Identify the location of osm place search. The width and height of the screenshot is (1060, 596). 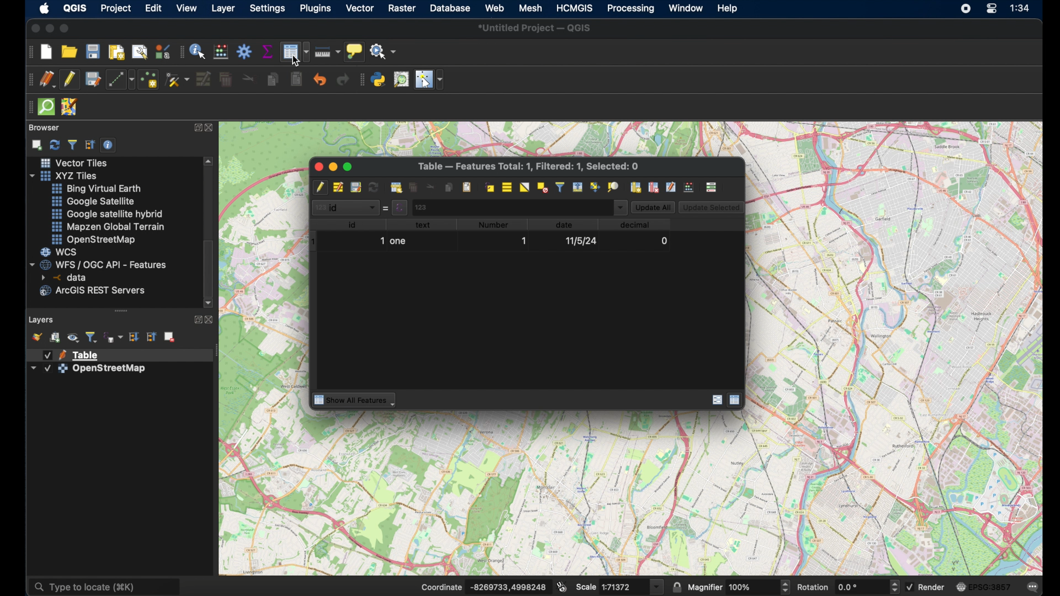
(402, 81).